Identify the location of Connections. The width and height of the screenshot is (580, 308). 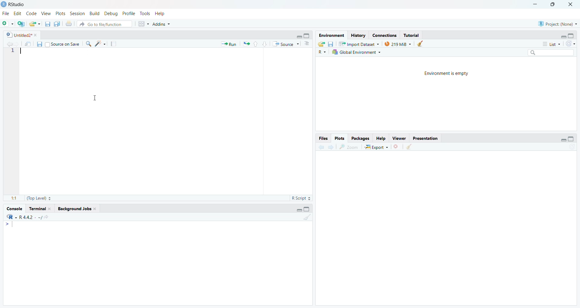
(385, 35).